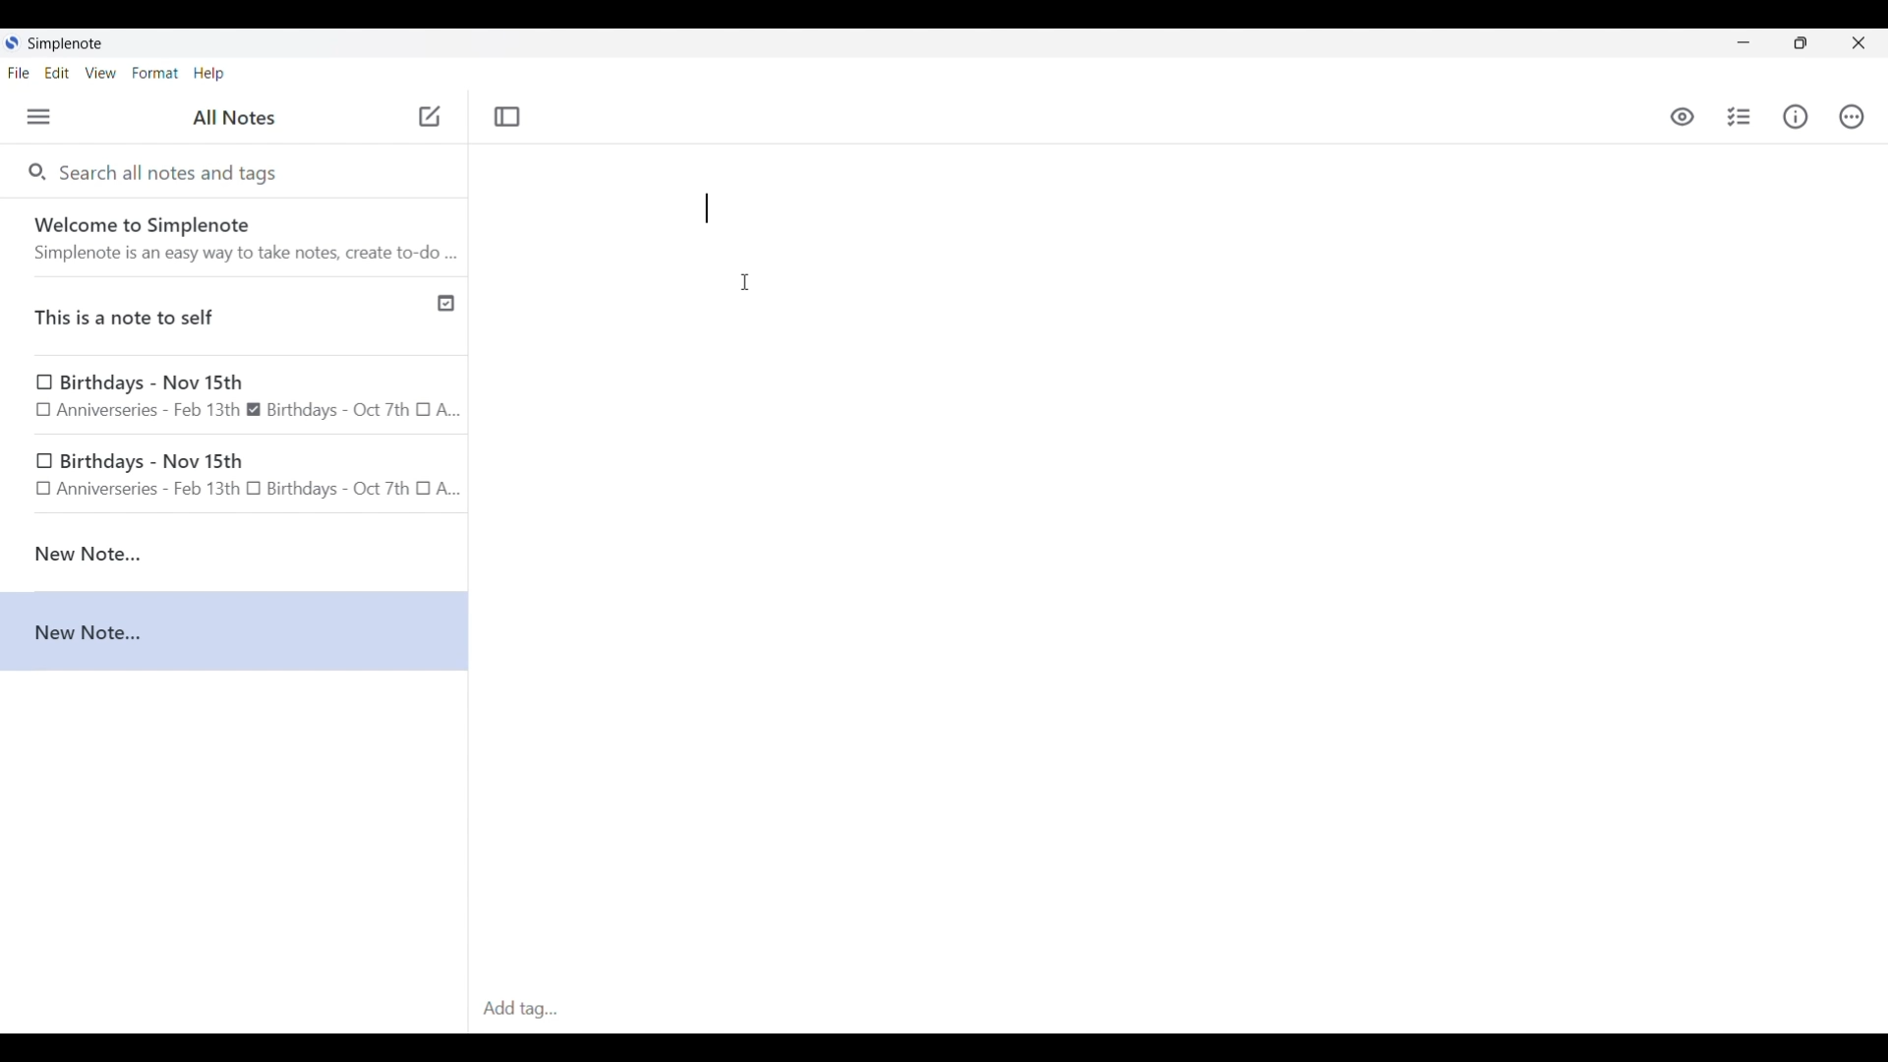 This screenshot has width=1888, height=1062. What do you see at coordinates (1178, 1010) in the screenshot?
I see `Click to type in tags` at bounding box center [1178, 1010].